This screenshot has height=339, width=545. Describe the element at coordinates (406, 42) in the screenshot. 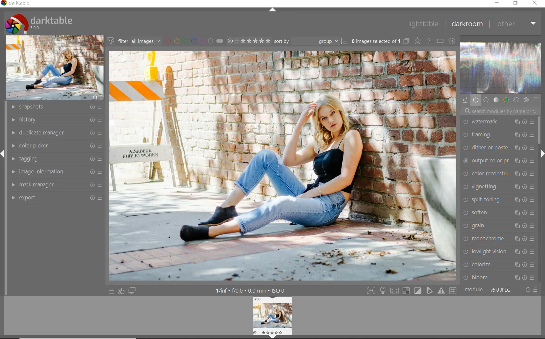

I see `collapse grouped images` at that location.